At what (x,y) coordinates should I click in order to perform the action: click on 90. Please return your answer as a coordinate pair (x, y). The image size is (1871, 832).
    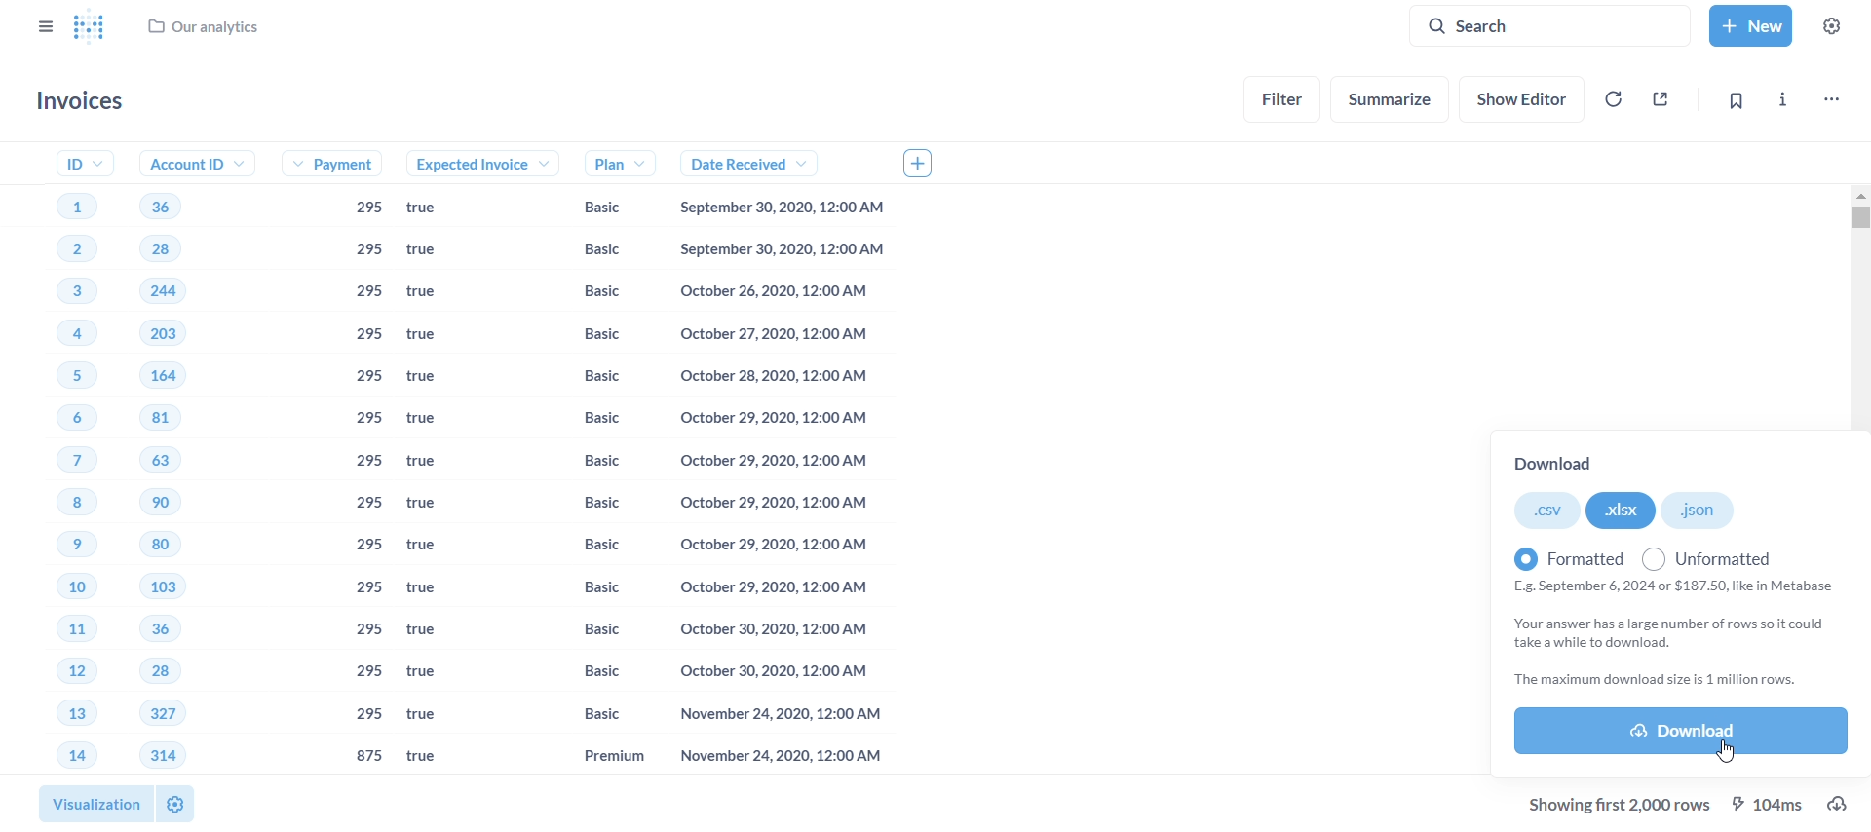
    Looking at the image, I should click on (161, 504).